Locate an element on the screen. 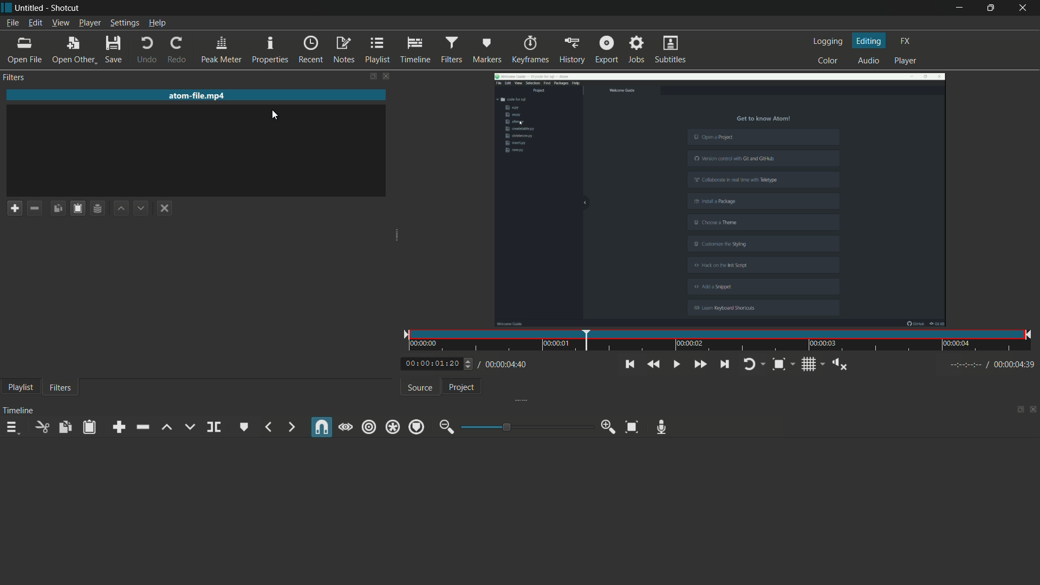 Image resolution: width=1040 pixels, height=585 pixels. remove a filter is located at coordinates (35, 207).